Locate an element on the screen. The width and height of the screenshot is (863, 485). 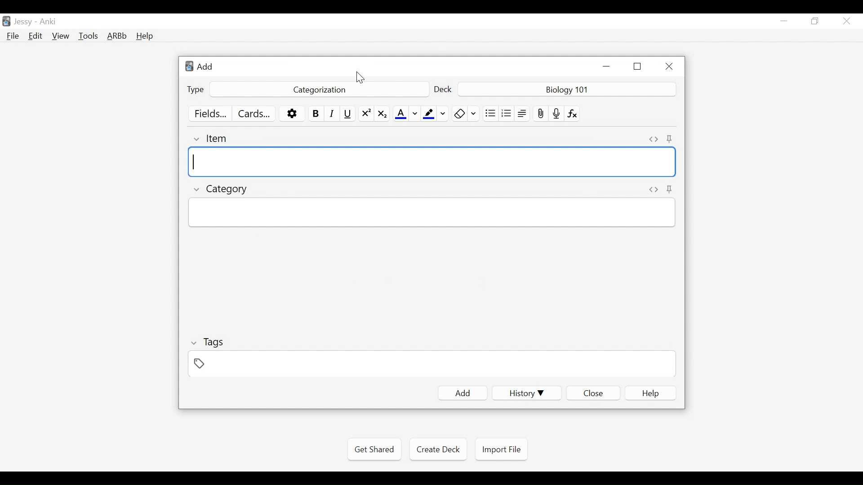
Tags is located at coordinates (207, 344).